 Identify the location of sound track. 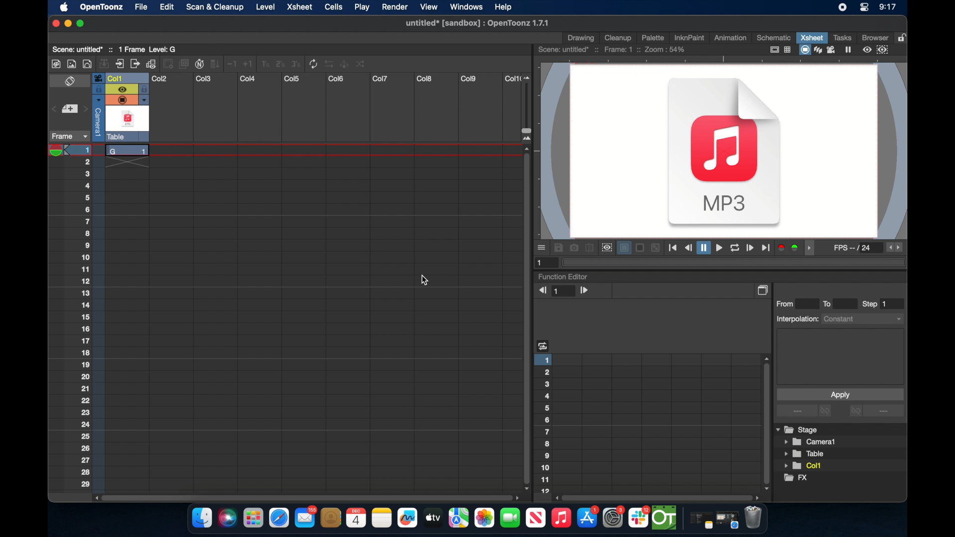
(127, 113).